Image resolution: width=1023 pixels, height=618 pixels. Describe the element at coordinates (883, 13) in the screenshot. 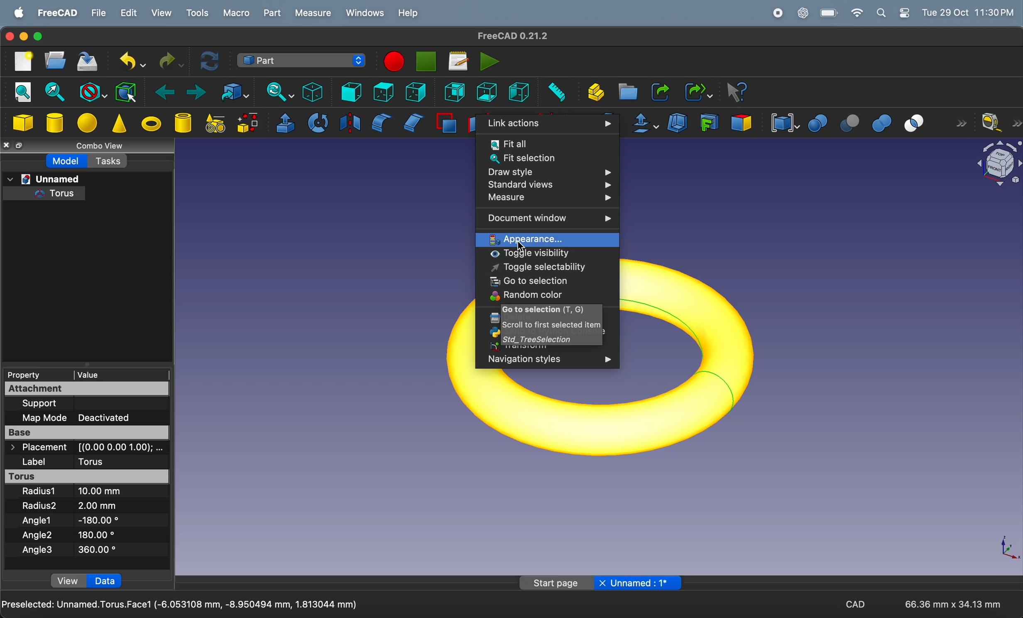

I see `apple widgets` at that location.